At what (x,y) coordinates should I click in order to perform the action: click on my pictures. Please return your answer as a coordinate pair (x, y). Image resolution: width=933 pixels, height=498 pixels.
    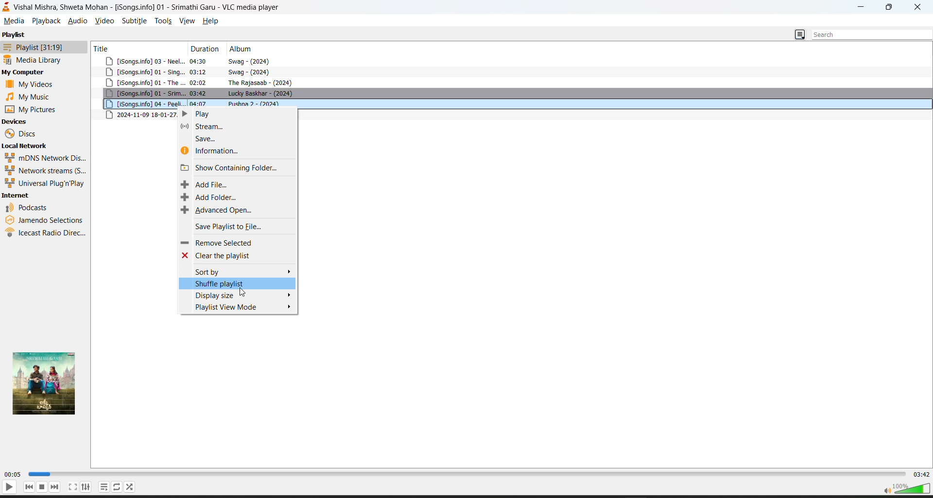
    Looking at the image, I should click on (32, 109).